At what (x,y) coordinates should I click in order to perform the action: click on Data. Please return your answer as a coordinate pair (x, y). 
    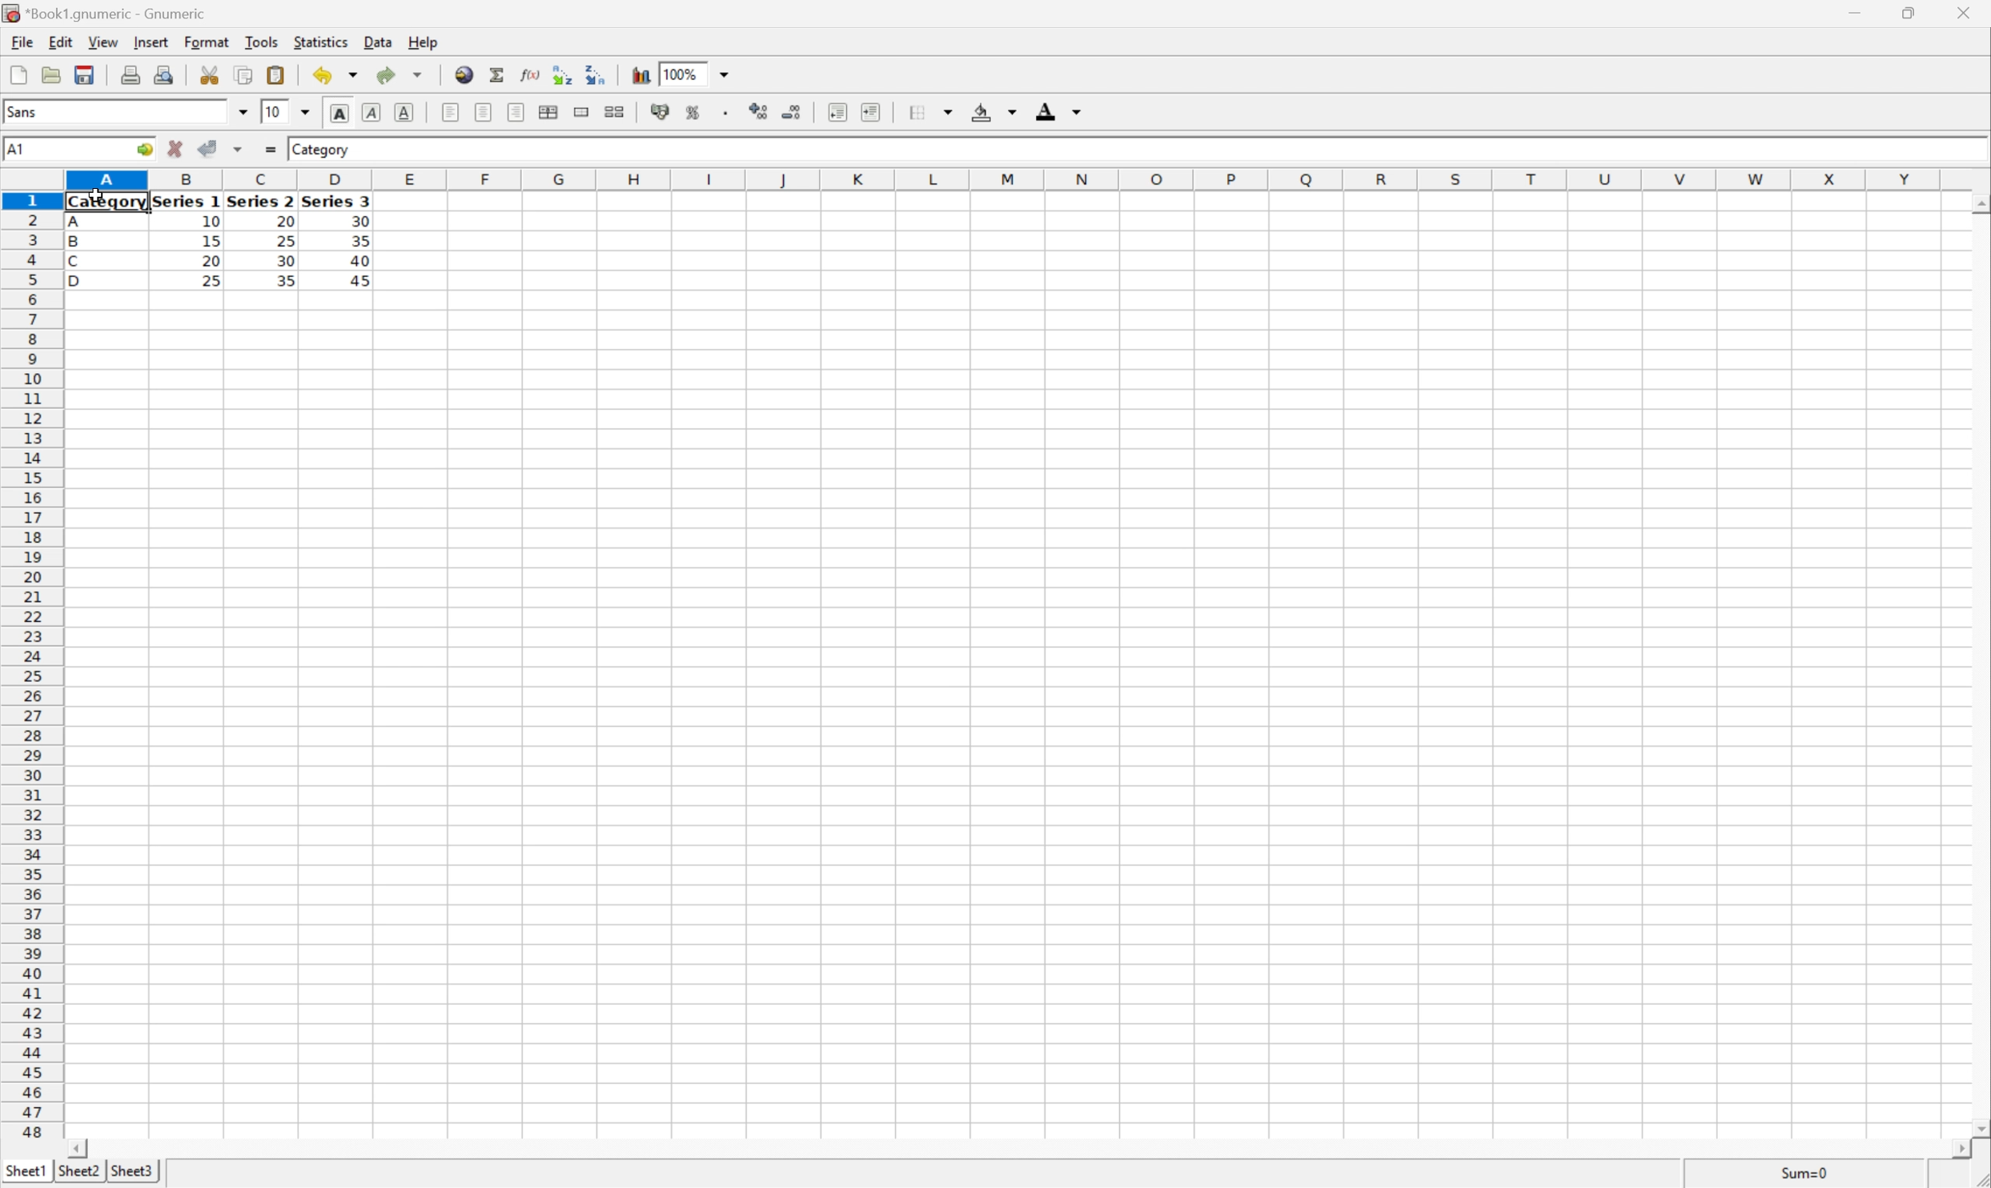
    Looking at the image, I should click on (379, 40).